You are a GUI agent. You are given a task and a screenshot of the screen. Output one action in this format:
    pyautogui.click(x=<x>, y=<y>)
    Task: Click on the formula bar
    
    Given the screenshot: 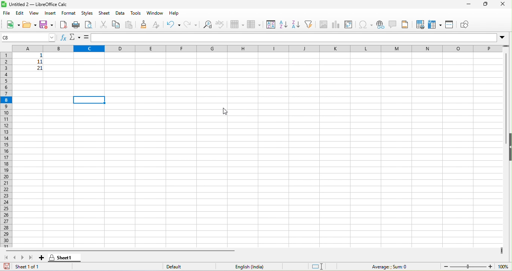 What is the action you would take?
    pyautogui.click(x=299, y=38)
    